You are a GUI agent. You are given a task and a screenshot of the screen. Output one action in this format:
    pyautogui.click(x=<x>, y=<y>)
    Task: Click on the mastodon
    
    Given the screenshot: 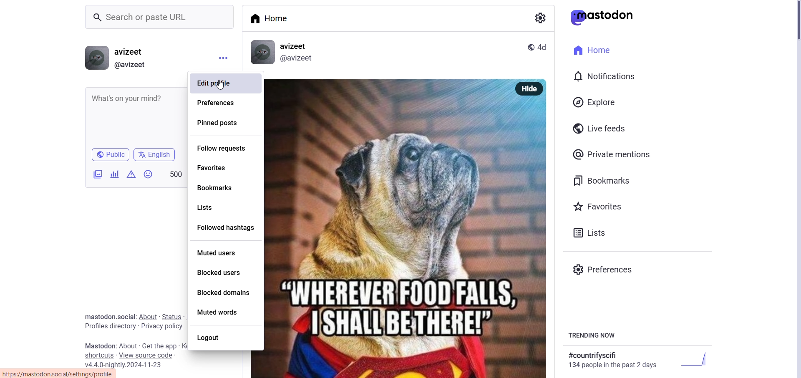 What is the action you would take?
    pyautogui.click(x=98, y=345)
    